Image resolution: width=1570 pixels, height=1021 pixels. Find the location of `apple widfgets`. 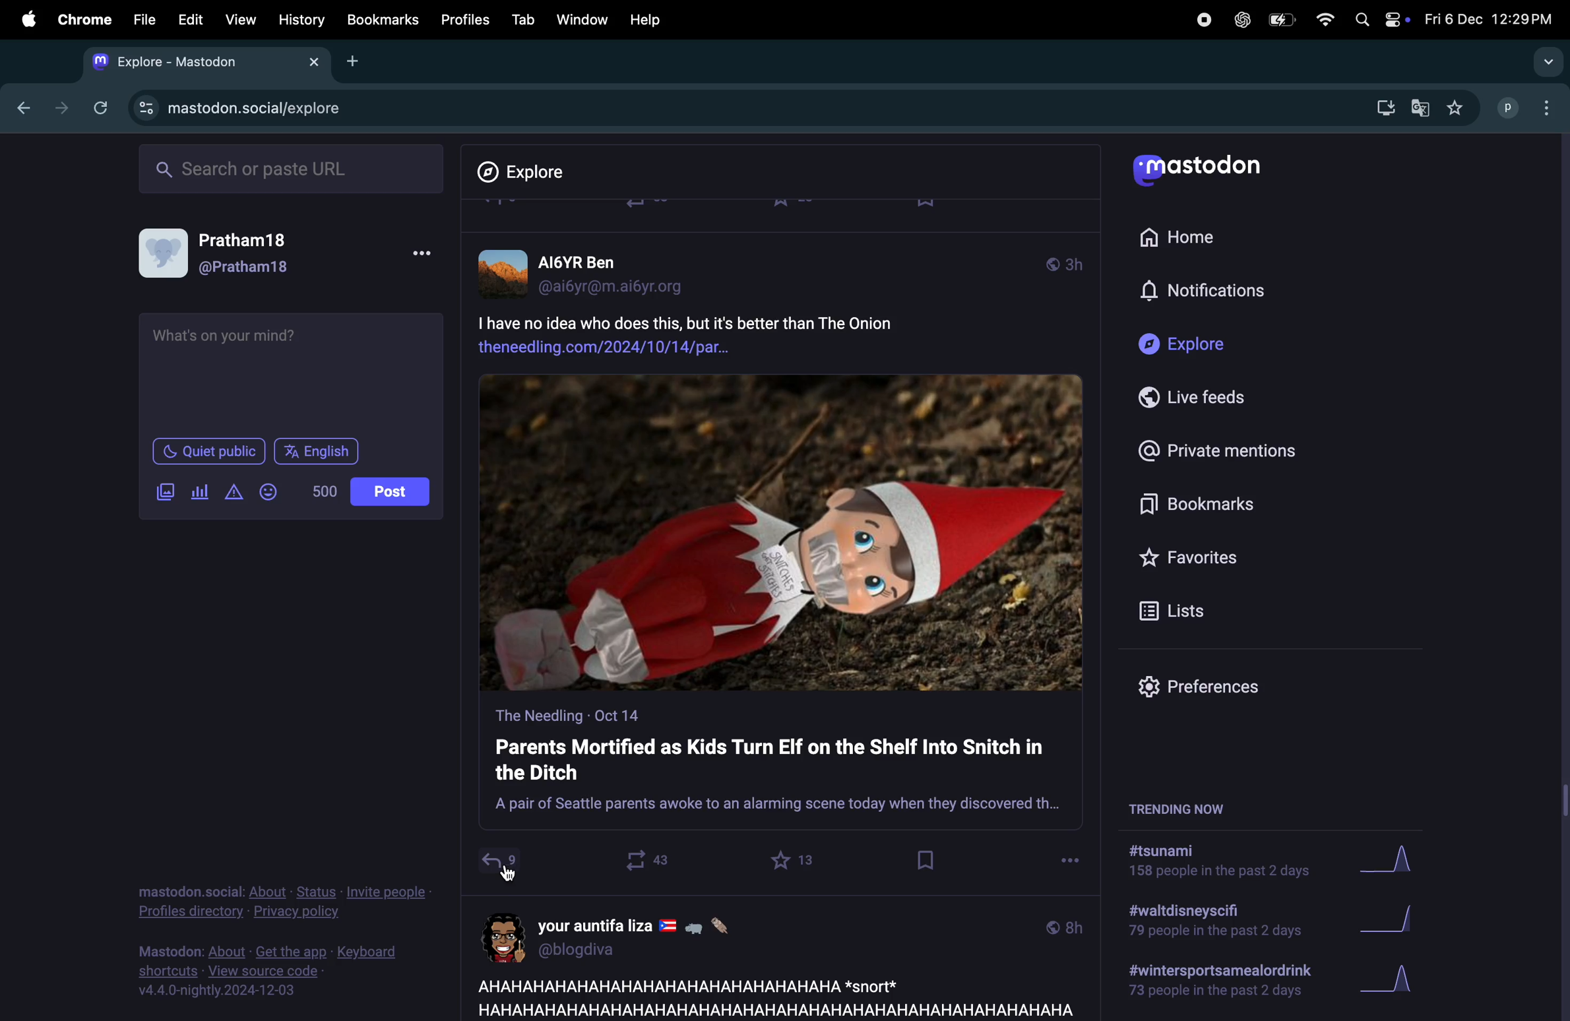

apple widfgets is located at coordinates (1379, 16).